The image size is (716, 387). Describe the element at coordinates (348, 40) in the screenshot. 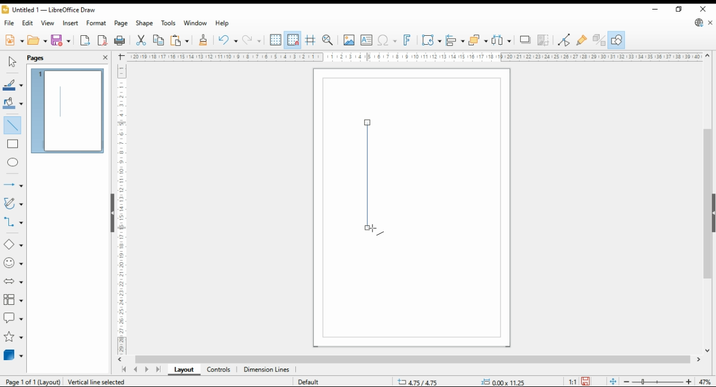

I see `insert image` at that location.